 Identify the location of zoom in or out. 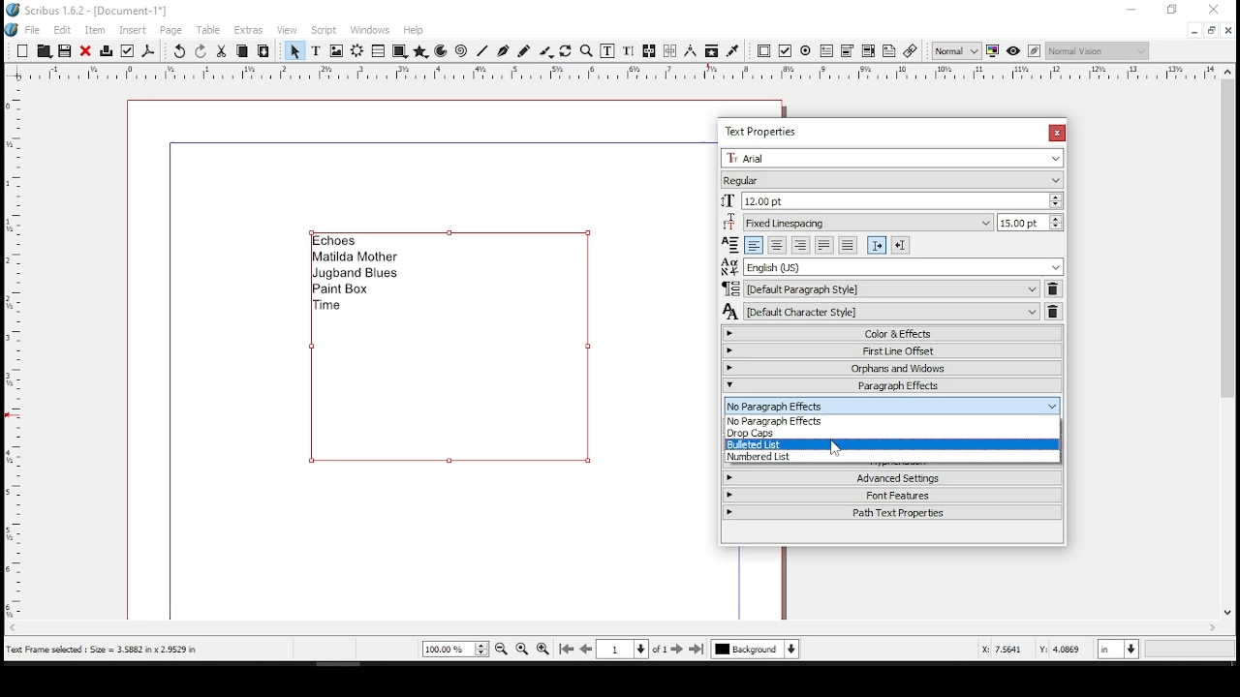
(588, 50).